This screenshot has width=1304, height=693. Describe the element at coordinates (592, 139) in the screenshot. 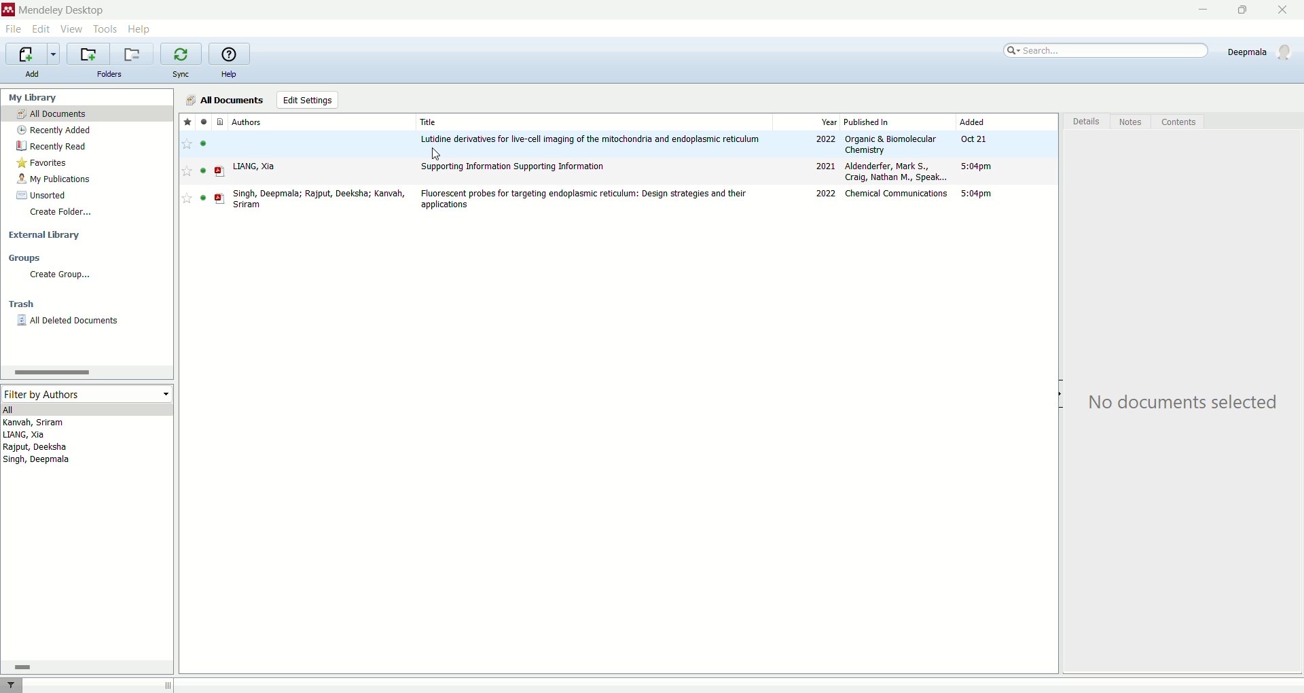

I see `Lutidine derivatives for live-cell imaging of the mitochondria and edoplasmic reticulum` at that location.